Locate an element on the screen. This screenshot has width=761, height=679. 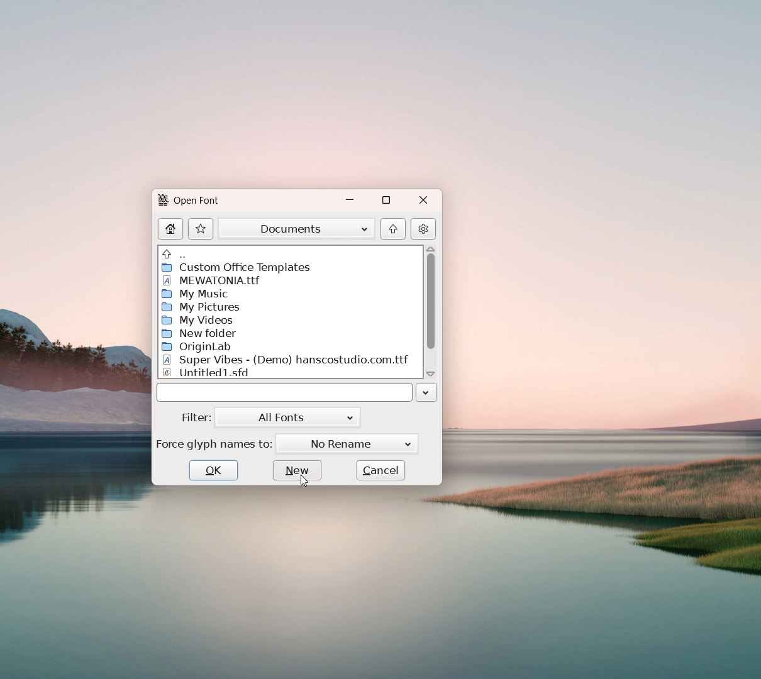
All Fonts is located at coordinates (289, 417).